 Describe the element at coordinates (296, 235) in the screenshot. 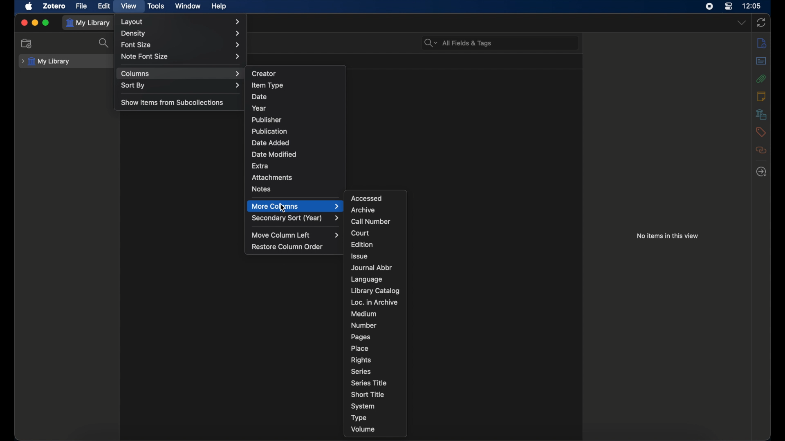

I see `move column left` at that location.